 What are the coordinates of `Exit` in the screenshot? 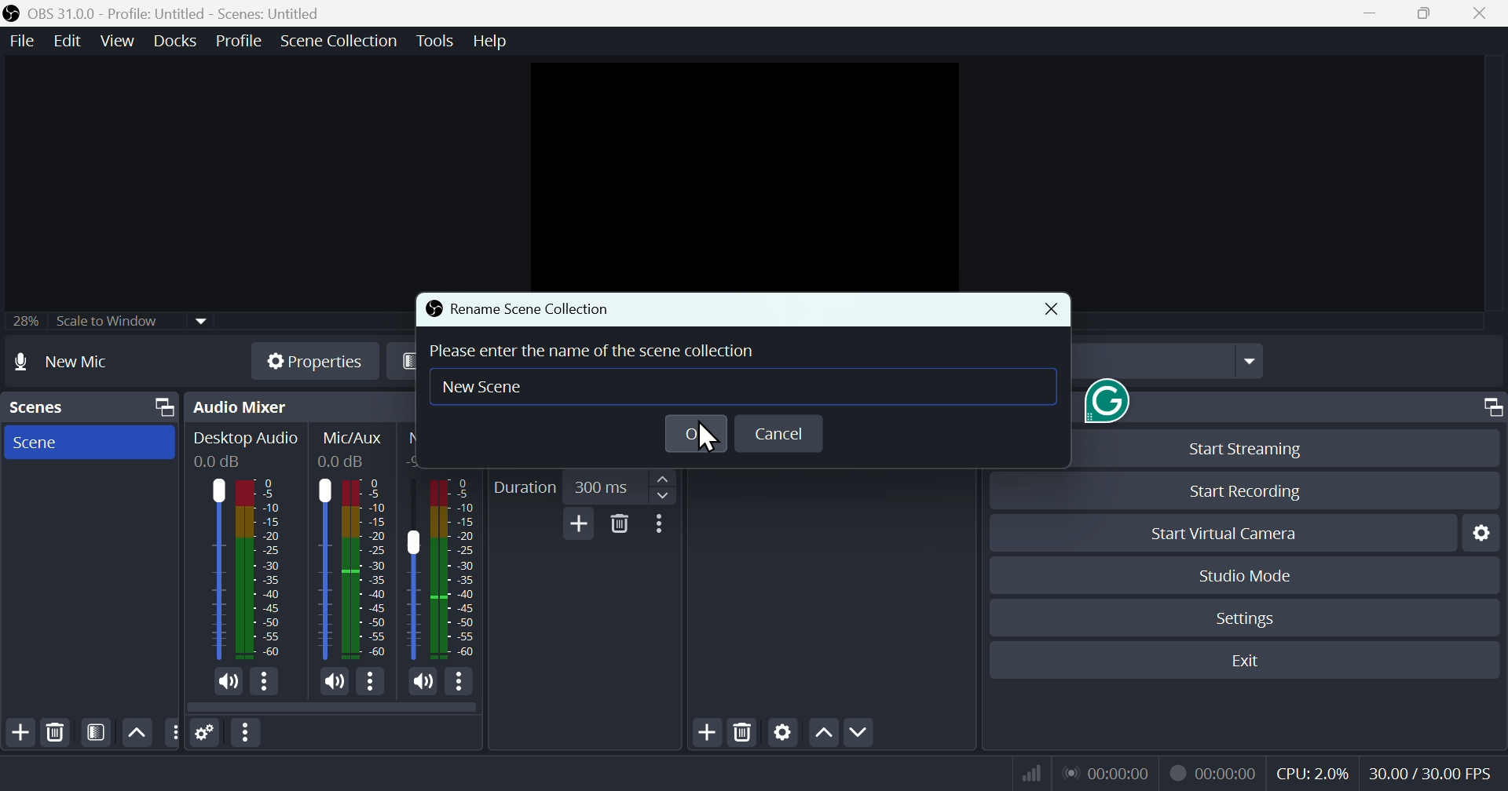 It's located at (1247, 662).